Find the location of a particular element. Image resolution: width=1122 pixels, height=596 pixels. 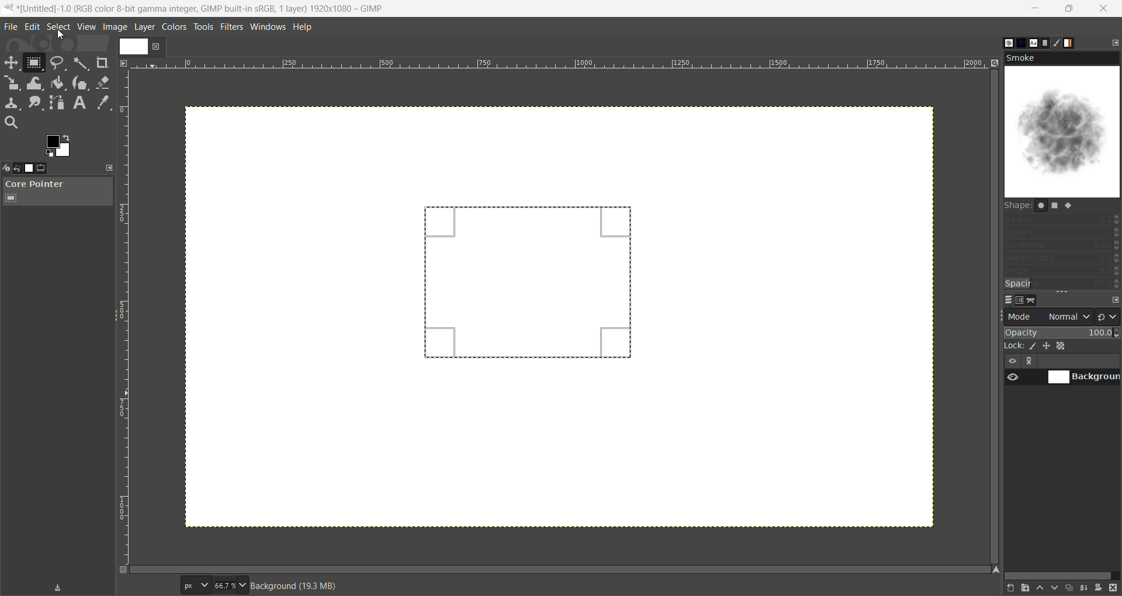

add a mask is located at coordinates (1097, 589).